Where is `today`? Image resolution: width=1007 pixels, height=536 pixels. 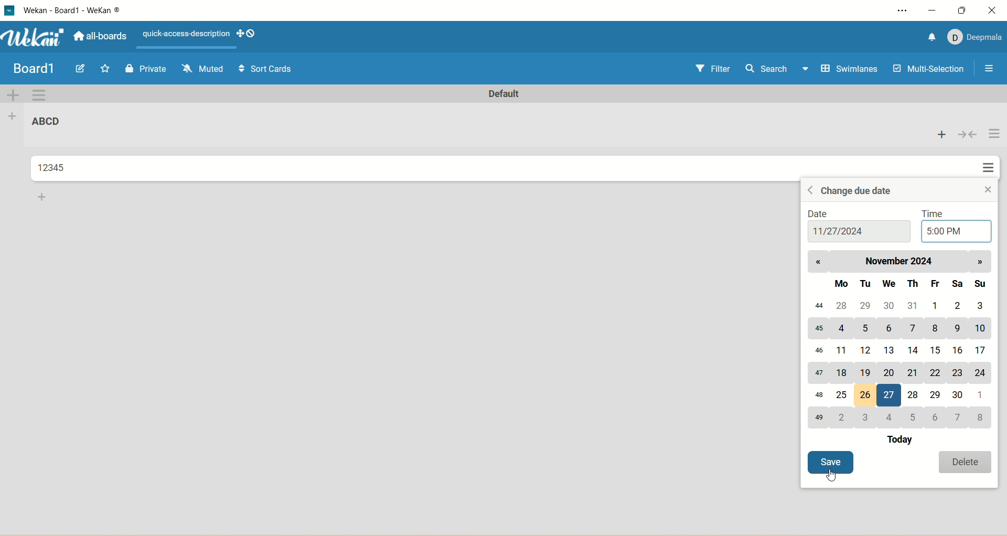
today is located at coordinates (904, 441).